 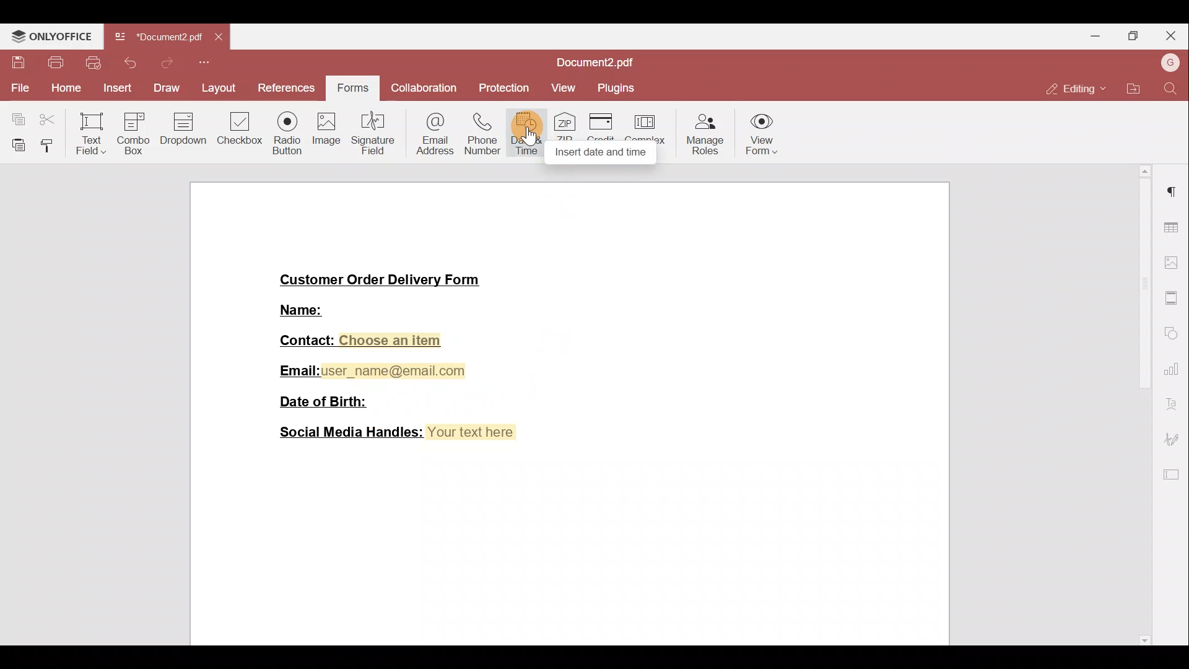 I want to click on Signature settings, so click(x=1174, y=439).